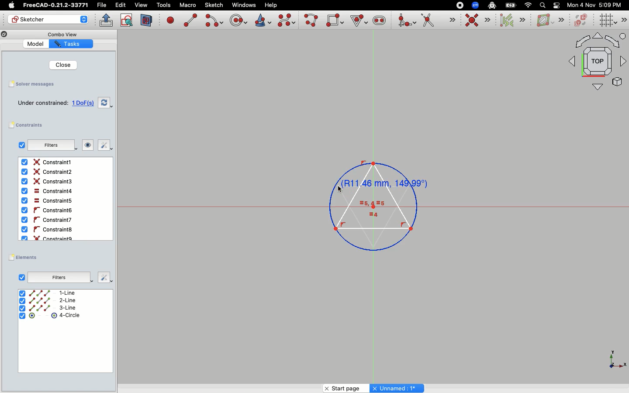  Describe the element at coordinates (335, 20) in the screenshot. I see `Create rectangle` at that location.